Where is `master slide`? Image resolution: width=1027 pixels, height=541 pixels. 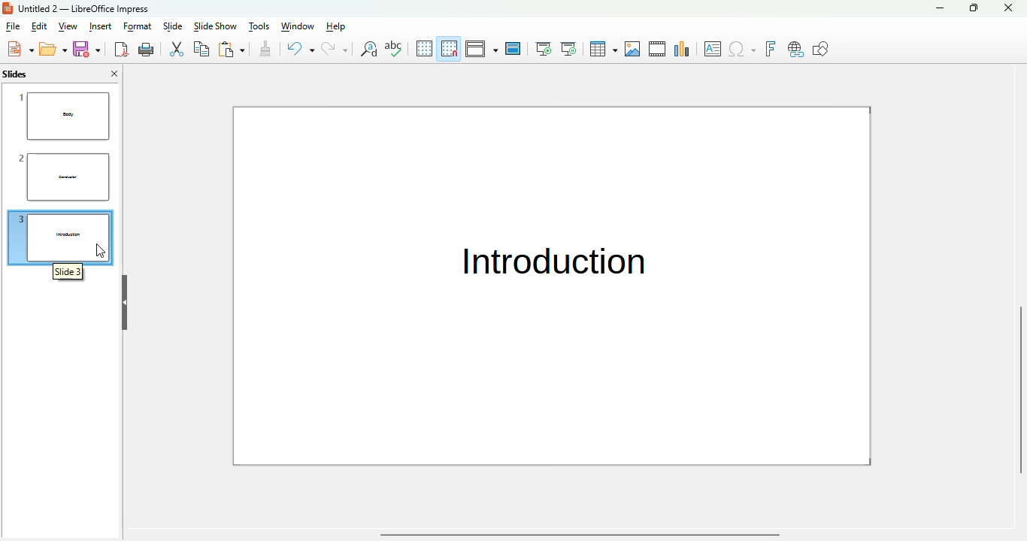
master slide is located at coordinates (513, 48).